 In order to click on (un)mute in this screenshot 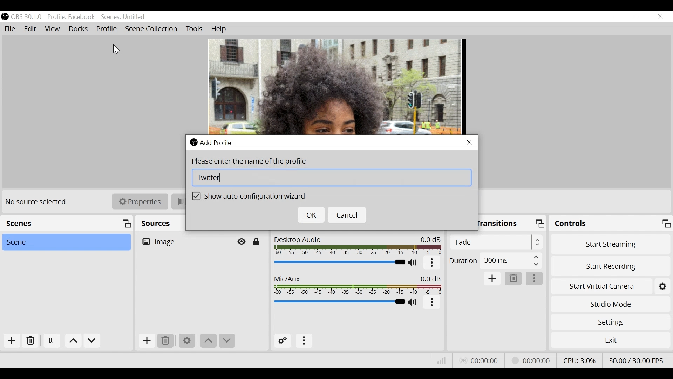, I will do `click(415, 302)`.